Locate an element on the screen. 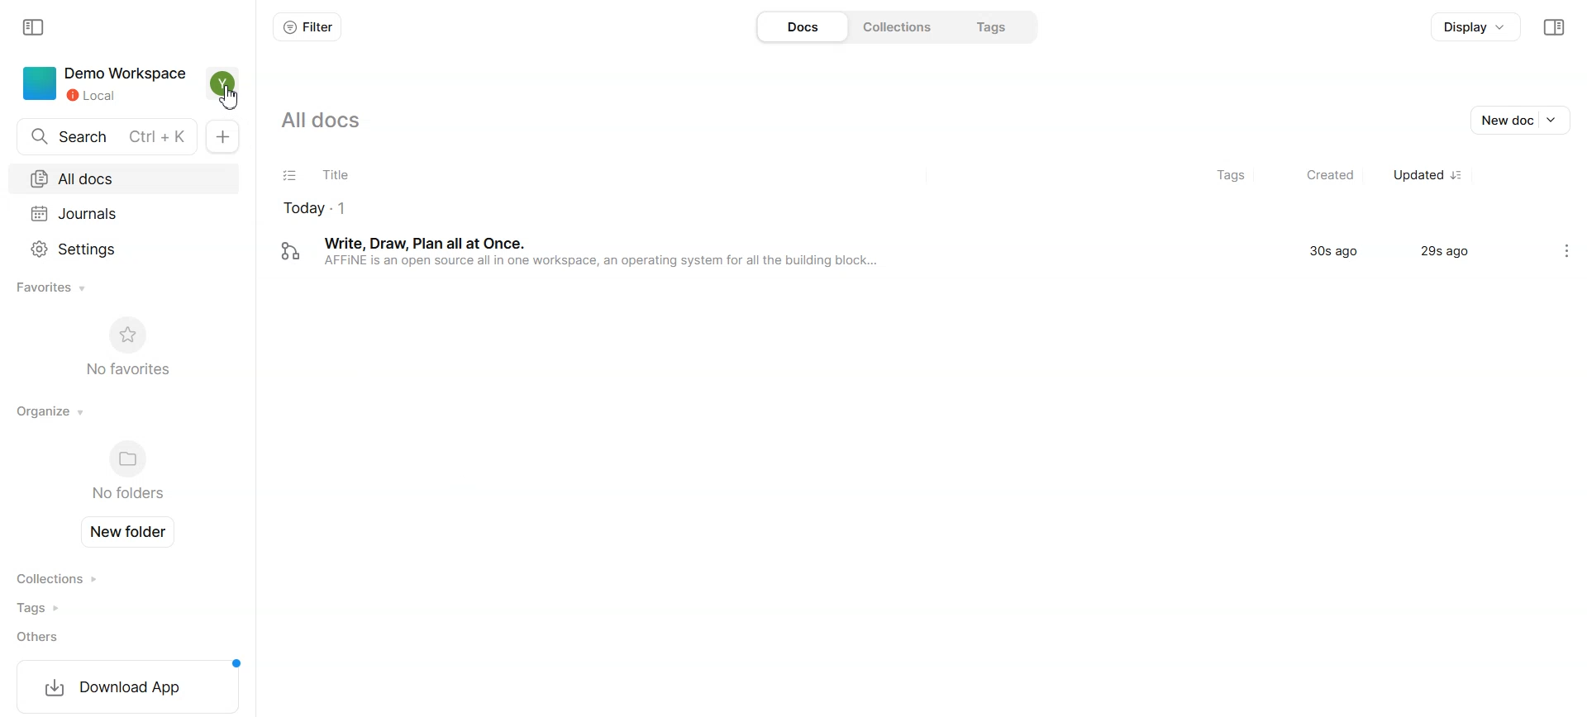 This screenshot has width=1587, height=717. New Doc is located at coordinates (222, 138).